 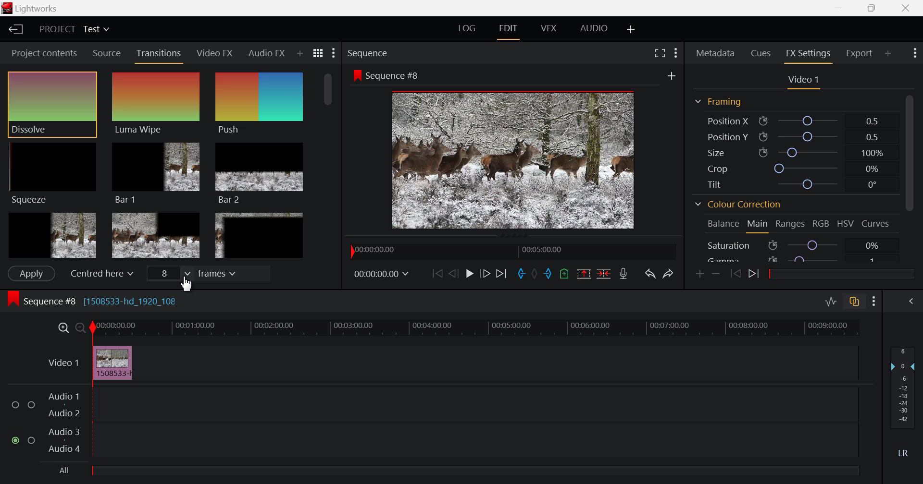 What do you see at coordinates (155, 173) in the screenshot?
I see `Bar 1` at bounding box center [155, 173].